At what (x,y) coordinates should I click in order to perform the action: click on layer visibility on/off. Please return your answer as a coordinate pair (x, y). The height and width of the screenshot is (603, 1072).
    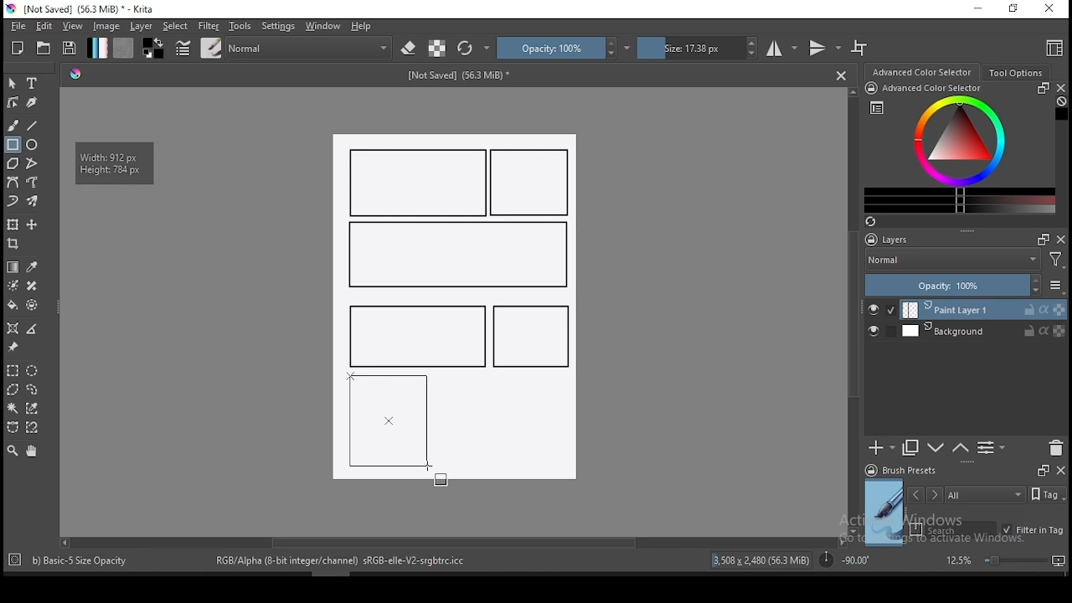
    Looking at the image, I should click on (878, 332).